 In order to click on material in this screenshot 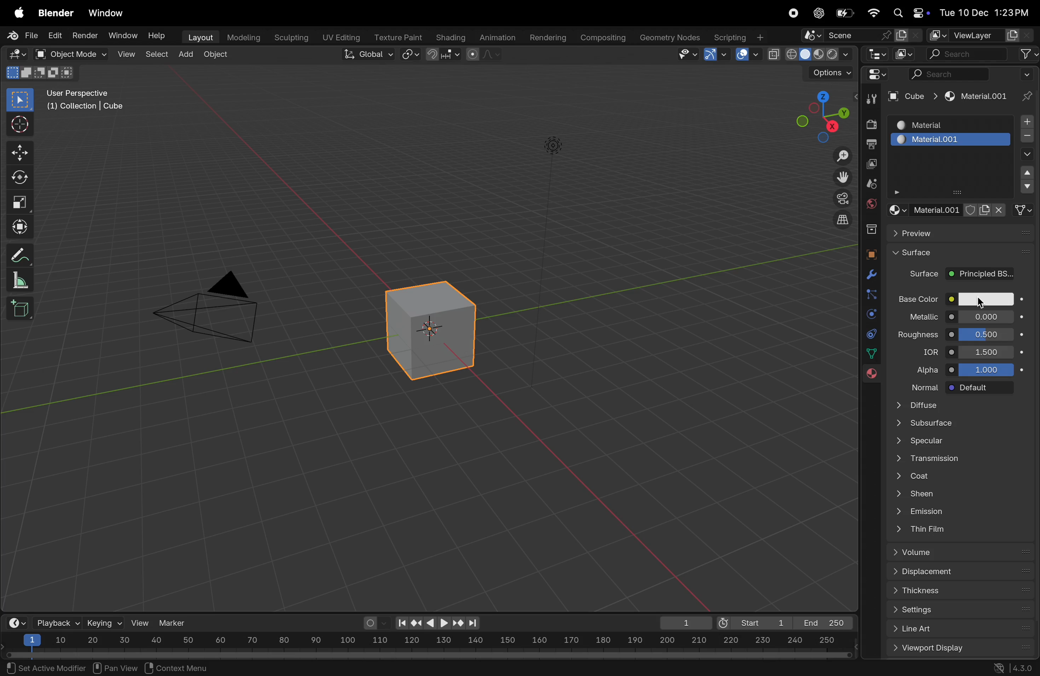, I will do `click(974, 97)`.